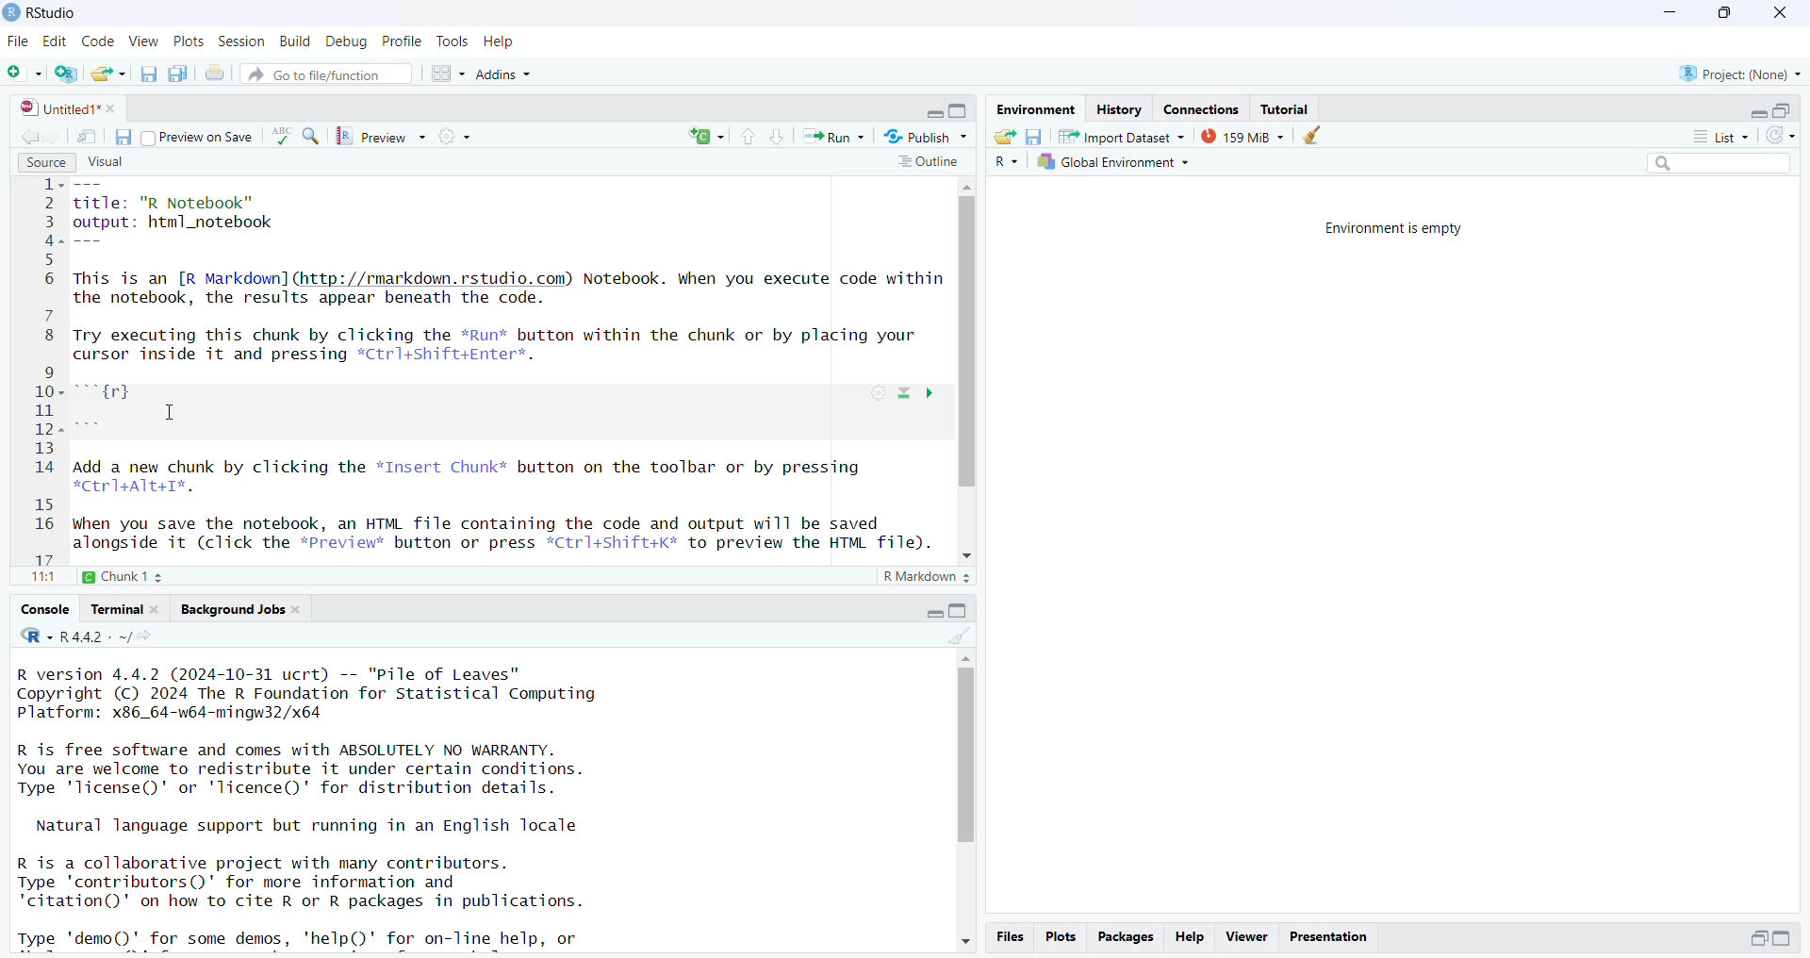 The width and height of the screenshot is (1810, 958). What do you see at coordinates (69, 74) in the screenshot?
I see `create a project` at bounding box center [69, 74].